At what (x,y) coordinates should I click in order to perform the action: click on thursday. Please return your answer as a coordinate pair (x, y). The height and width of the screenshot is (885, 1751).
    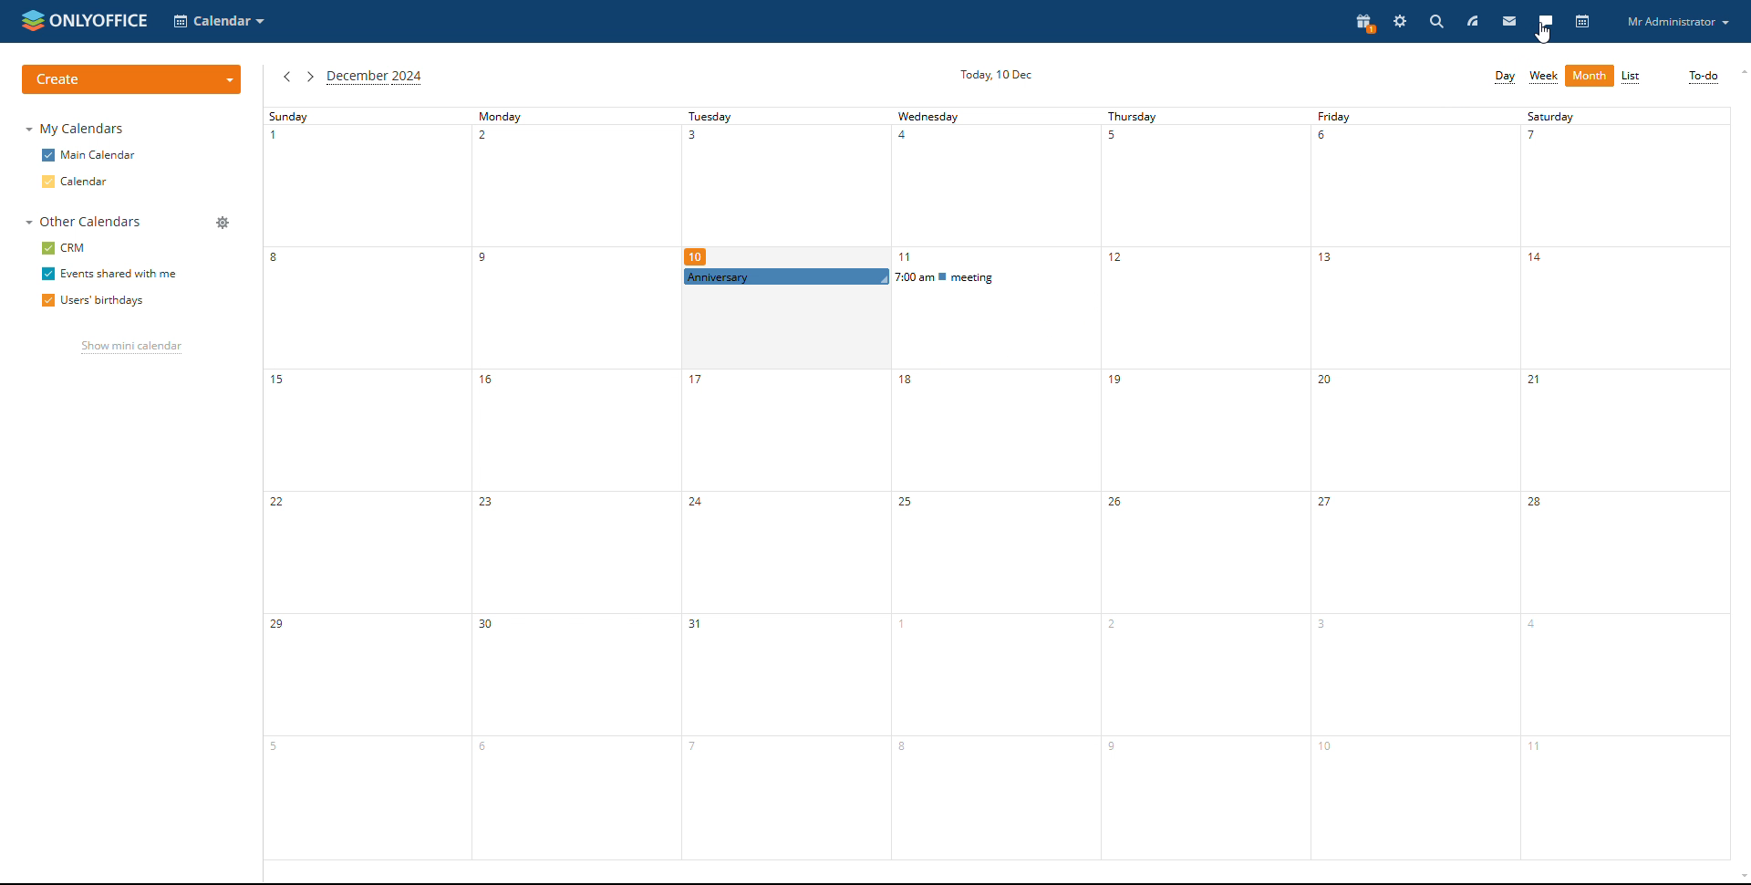
    Looking at the image, I should click on (1207, 483).